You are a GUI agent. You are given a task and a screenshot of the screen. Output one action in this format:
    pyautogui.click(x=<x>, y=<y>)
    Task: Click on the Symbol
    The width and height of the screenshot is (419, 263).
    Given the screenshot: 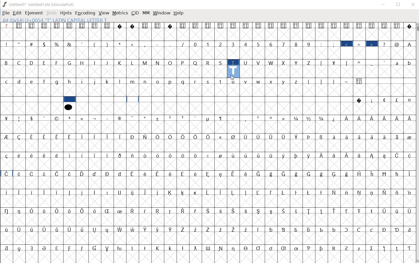 What is the action you would take?
    pyautogui.click(x=284, y=26)
    